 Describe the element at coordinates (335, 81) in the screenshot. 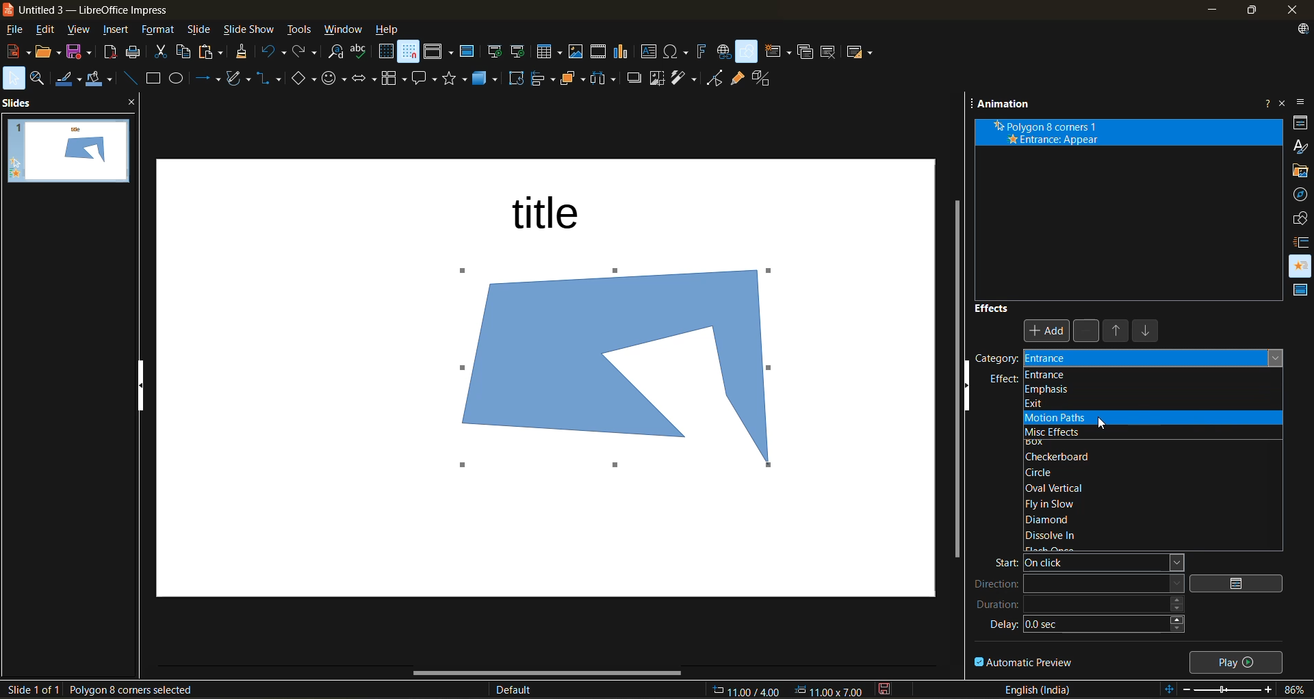

I see `symbol shapes` at that location.